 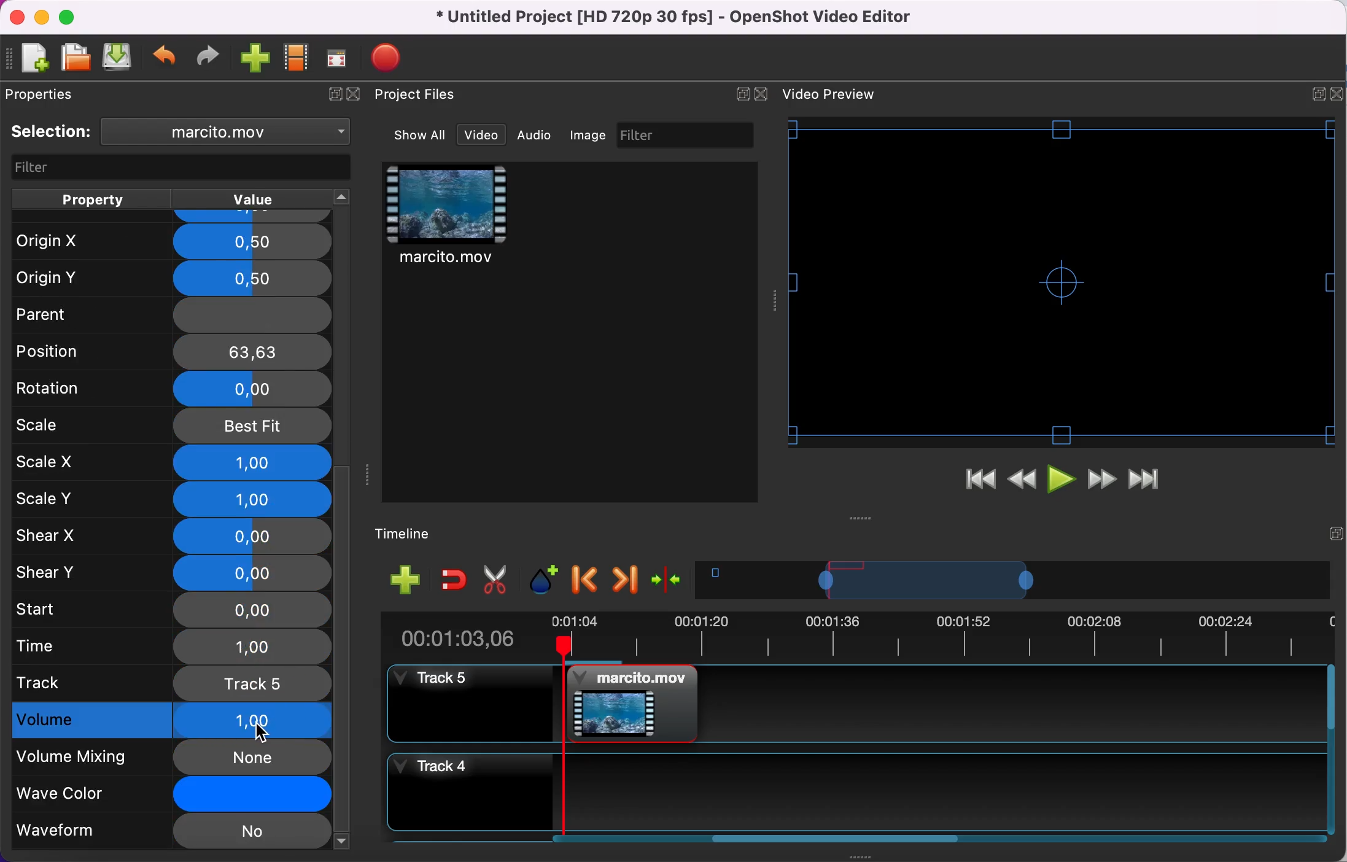 What do you see at coordinates (406, 578) in the screenshot?
I see `add track` at bounding box center [406, 578].